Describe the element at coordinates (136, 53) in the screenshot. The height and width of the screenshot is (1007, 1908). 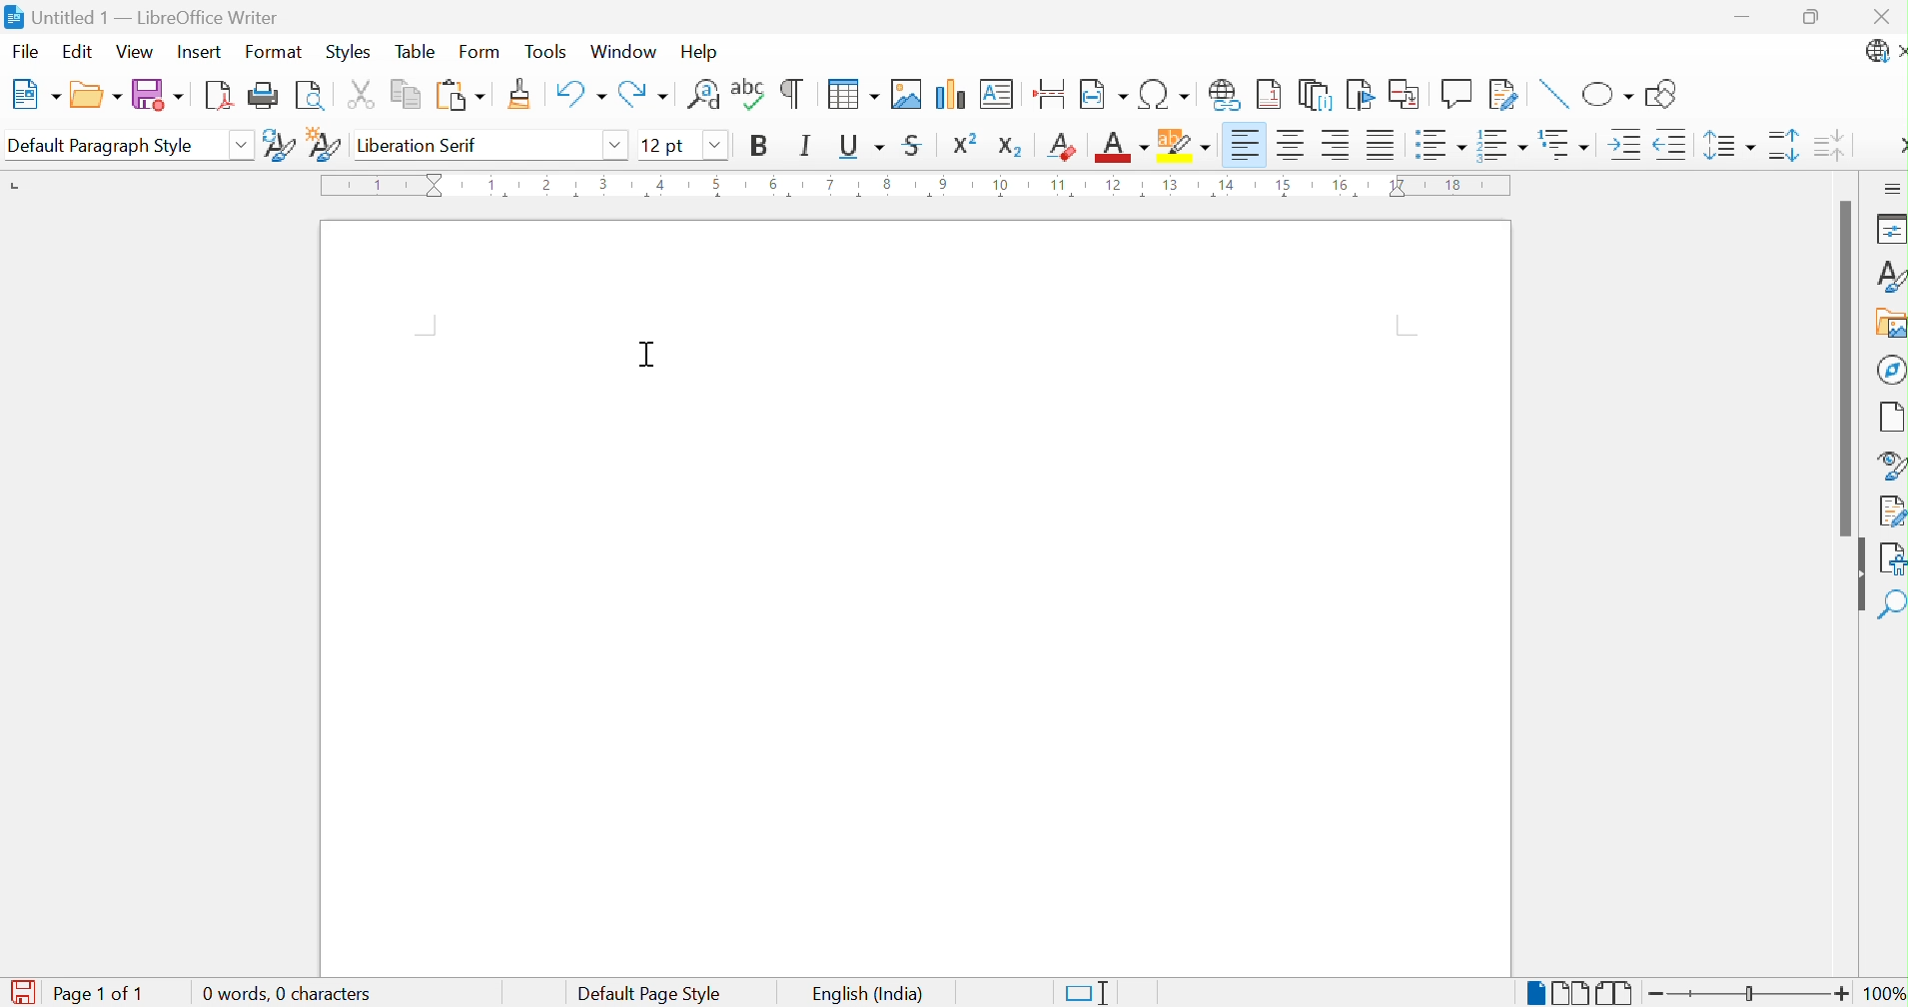
I see `View` at that location.